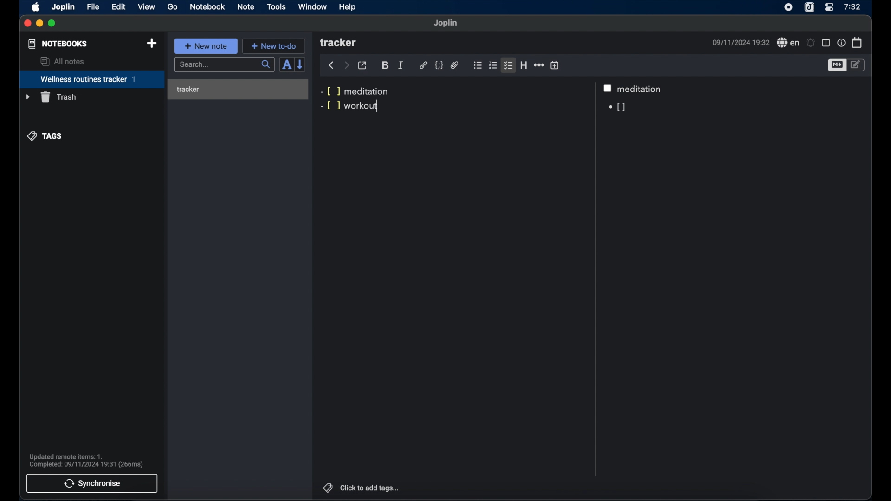 This screenshot has width=891, height=501. I want to click on -[ ] workout, so click(348, 107).